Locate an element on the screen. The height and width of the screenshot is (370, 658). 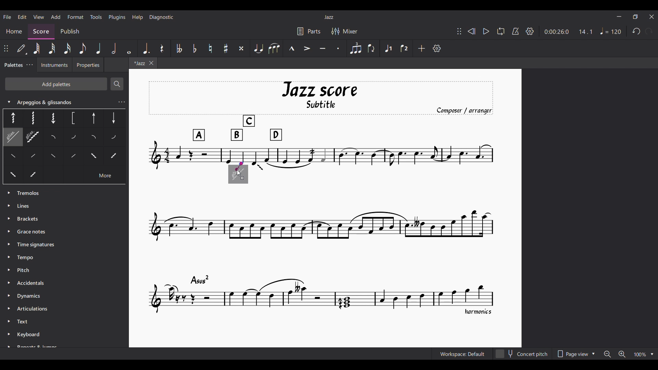
Palate 16 is located at coordinates (92, 157).